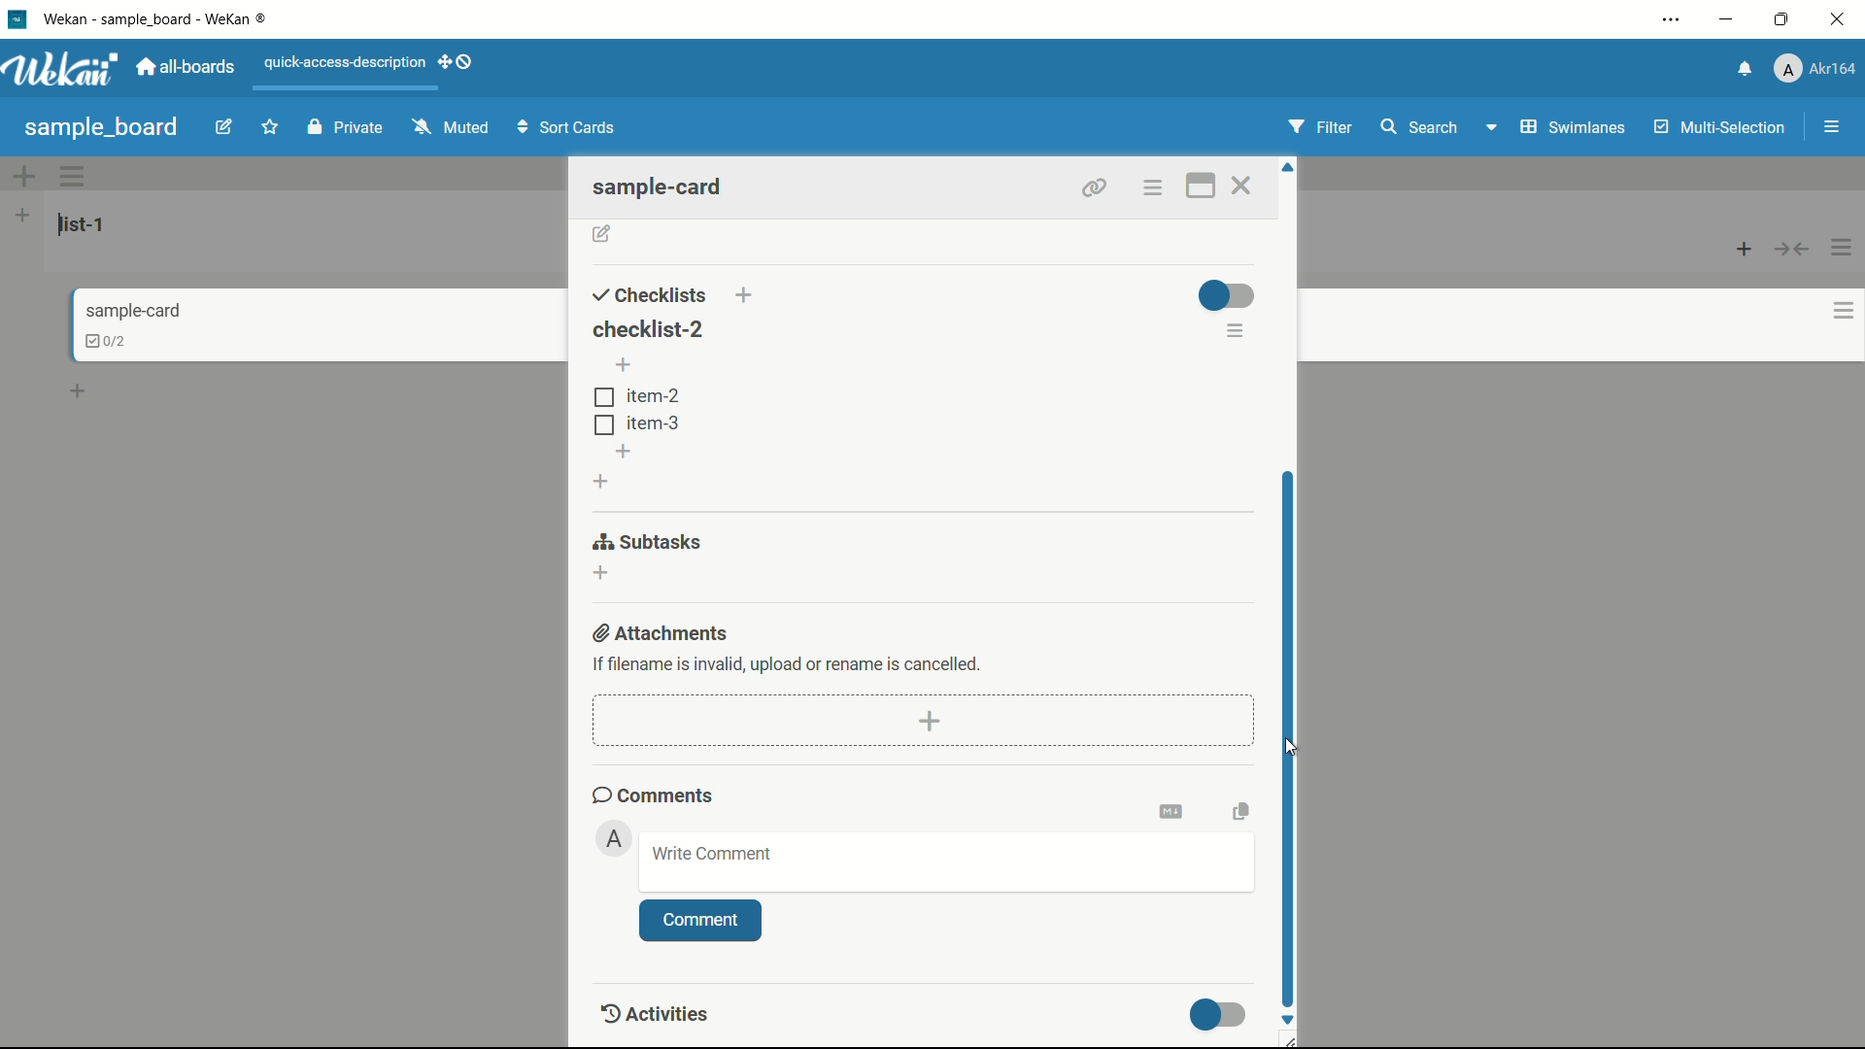 The height and width of the screenshot is (1049, 1865). I want to click on add description, so click(602, 236).